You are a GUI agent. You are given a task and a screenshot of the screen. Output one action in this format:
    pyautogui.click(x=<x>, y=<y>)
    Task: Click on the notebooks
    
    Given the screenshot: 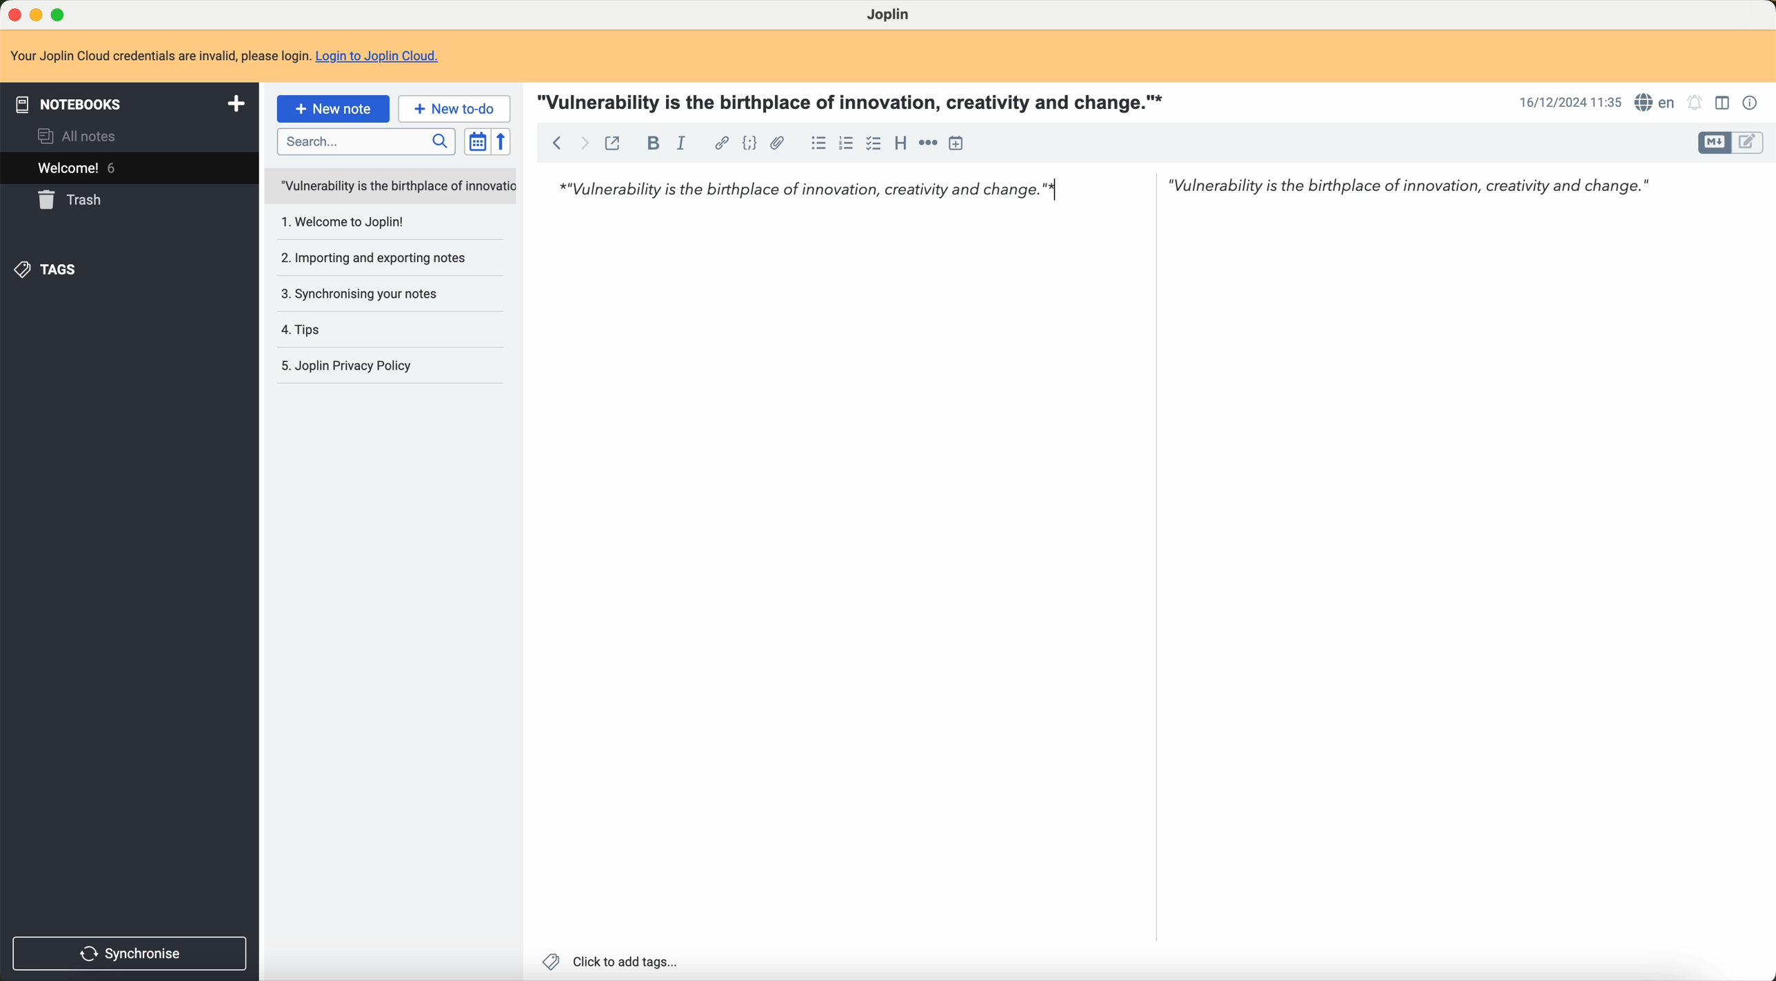 What is the action you would take?
    pyautogui.click(x=127, y=103)
    